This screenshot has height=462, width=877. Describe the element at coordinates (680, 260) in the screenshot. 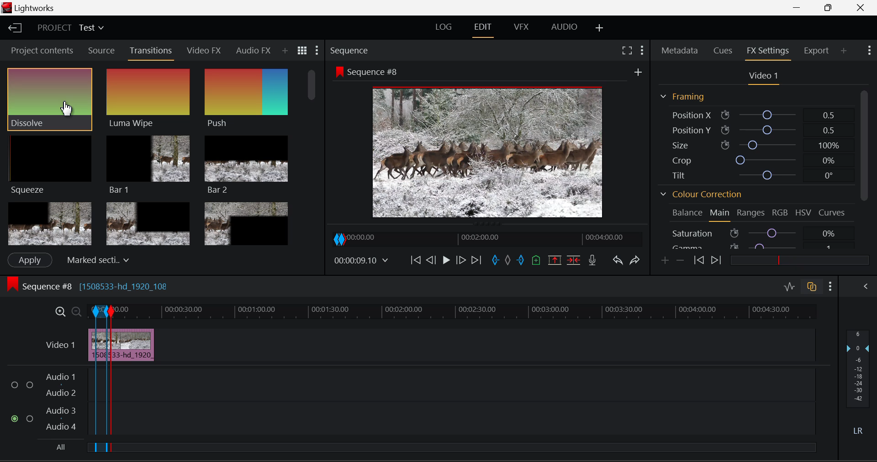

I see `Delete keyframes` at that location.